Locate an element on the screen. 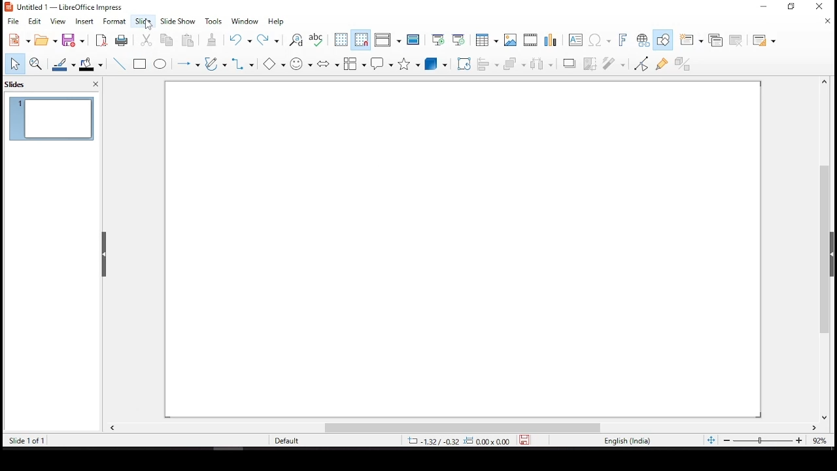 This screenshot has width=837, height=471.  is located at coordinates (509, 41).